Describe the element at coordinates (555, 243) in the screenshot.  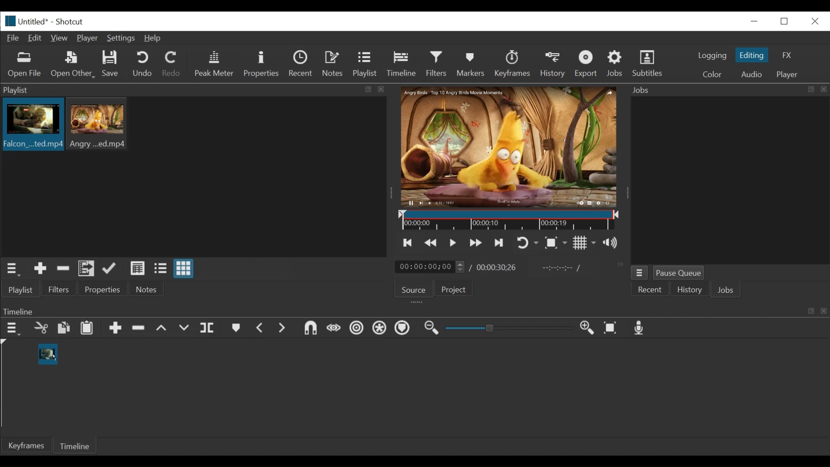
I see `Toggle zoom` at that location.